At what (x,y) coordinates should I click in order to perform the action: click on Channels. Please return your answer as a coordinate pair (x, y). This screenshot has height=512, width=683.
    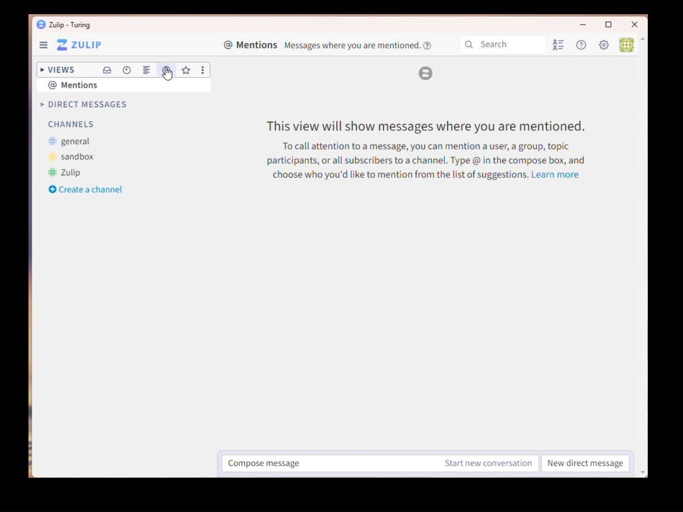
    Looking at the image, I should click on (71, 126).